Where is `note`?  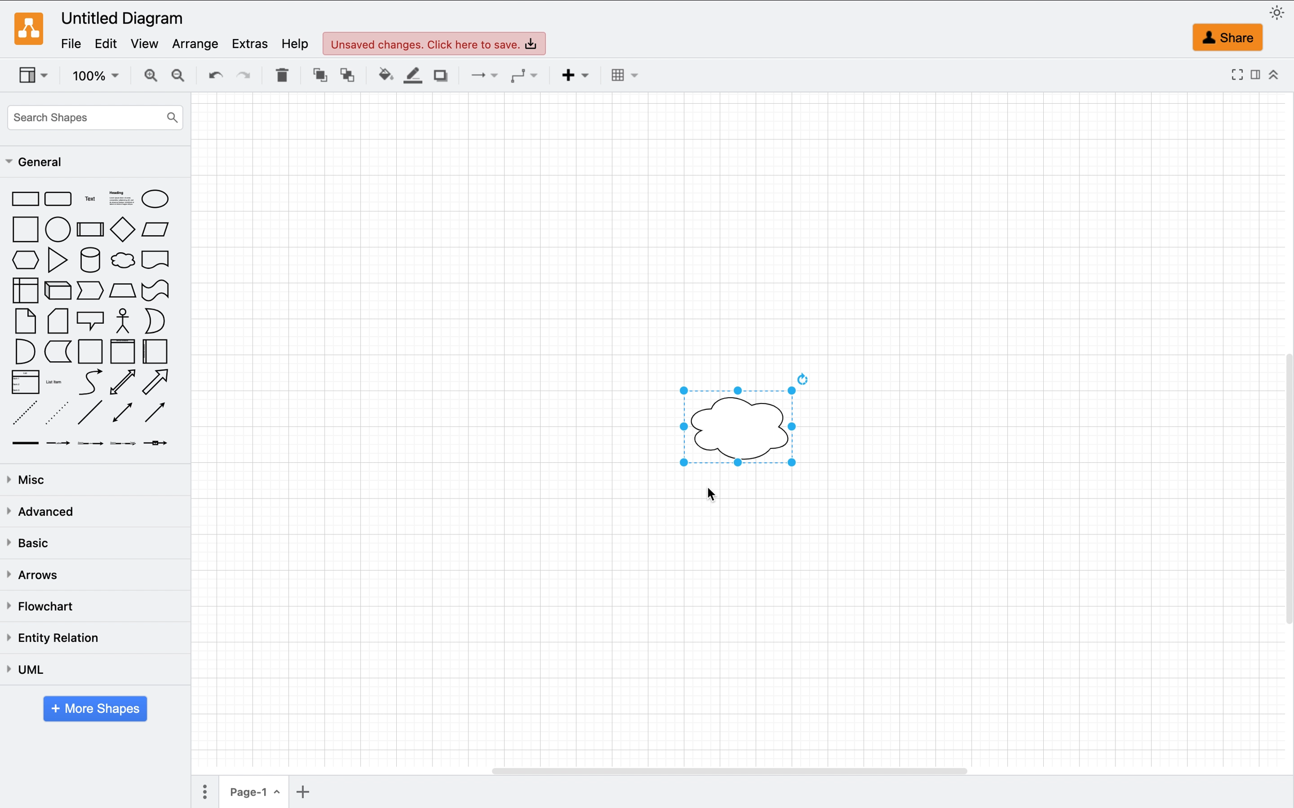 note is located at coordinates (26, 322).